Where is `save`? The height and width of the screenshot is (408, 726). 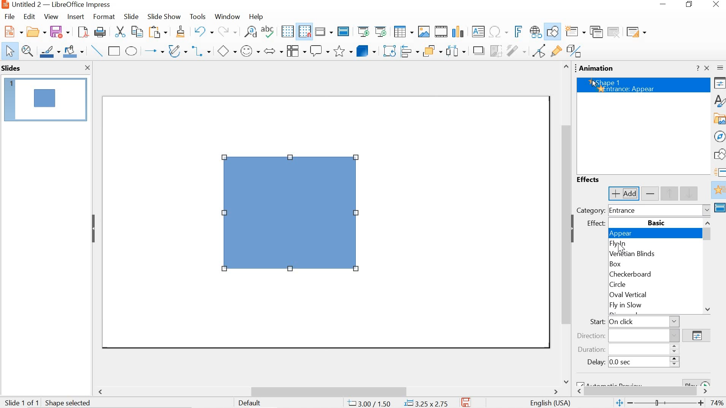
save is located at coordinates (59, 32).